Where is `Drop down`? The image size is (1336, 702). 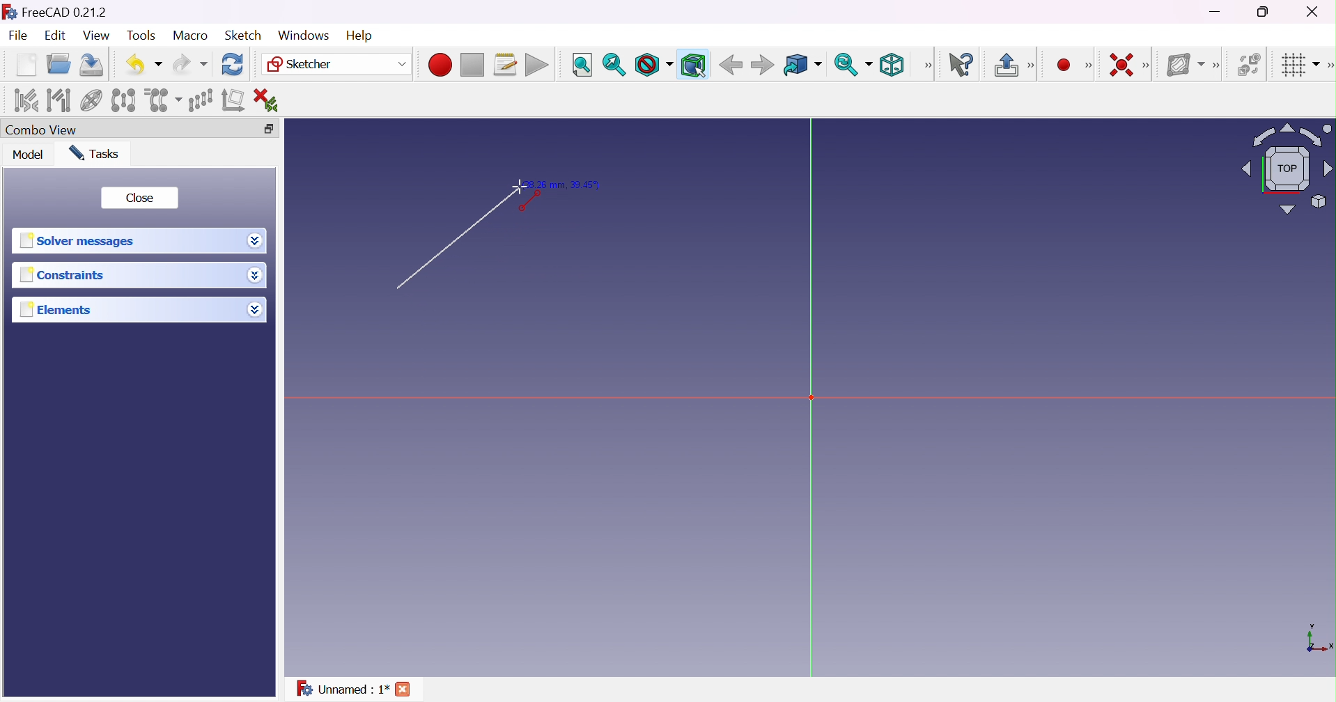
Drop down is located at coordinates (255, 276).